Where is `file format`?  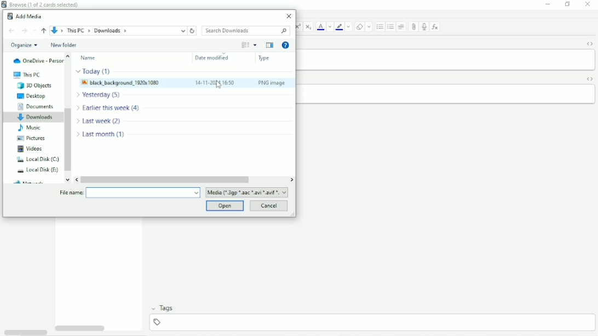 file format is located at coordinates (247, 192).